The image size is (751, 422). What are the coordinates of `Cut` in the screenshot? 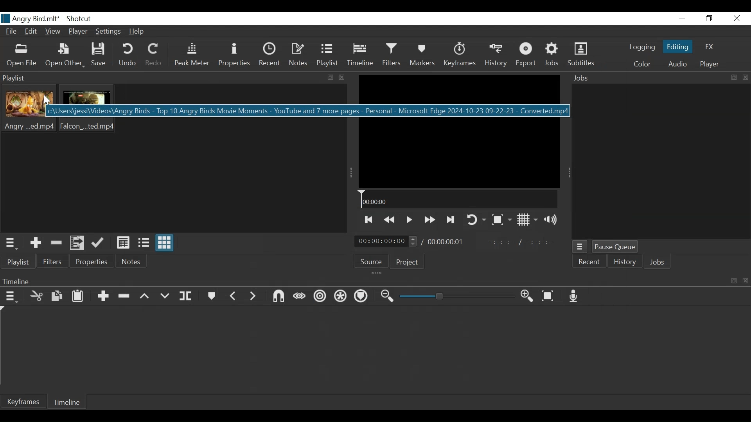 It's located at (37, 297).